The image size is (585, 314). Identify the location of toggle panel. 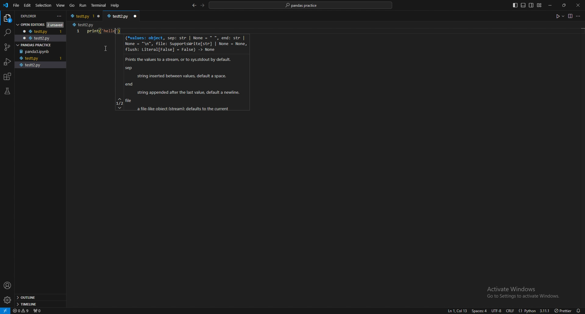
(523, 5).